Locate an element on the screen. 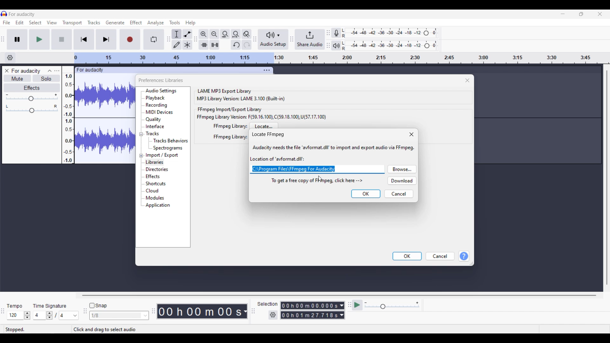  Trim audio outside selection is located at coordinates (204, 45).